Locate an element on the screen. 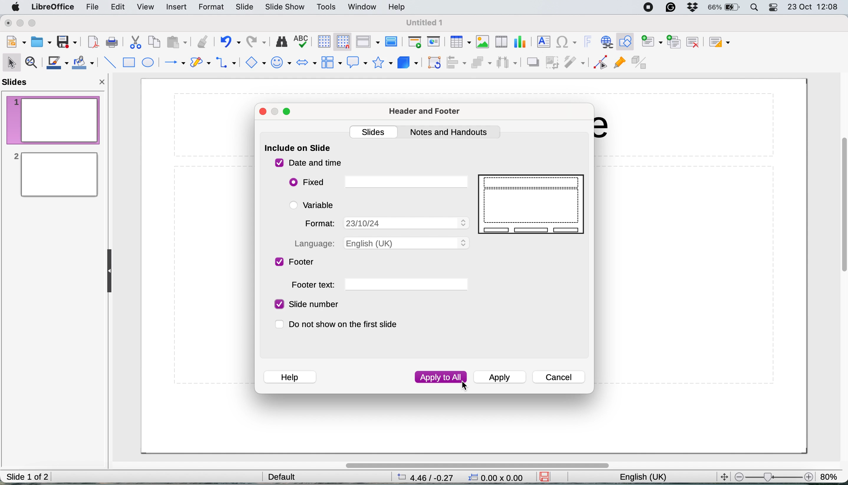  battery is located at coordinates (724, 7).